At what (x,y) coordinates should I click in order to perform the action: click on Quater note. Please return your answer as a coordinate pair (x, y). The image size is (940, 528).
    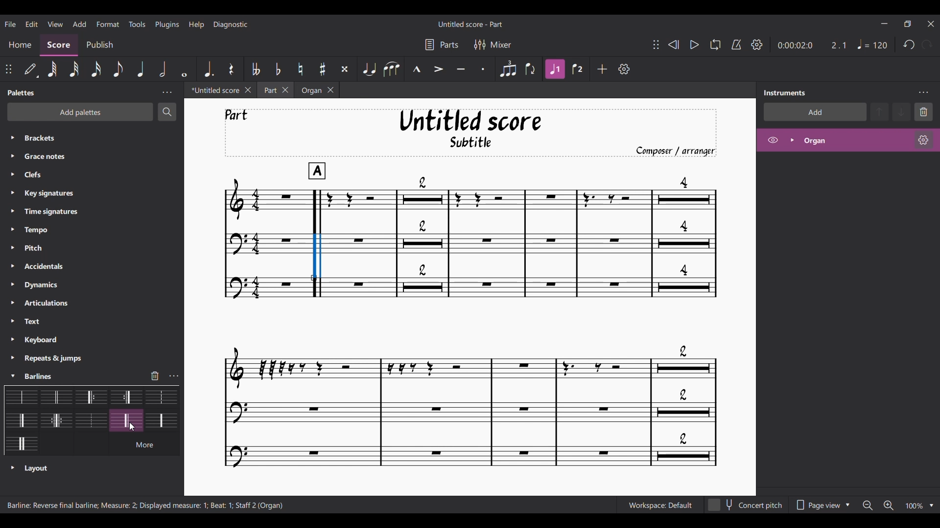
    Looking at the image, I should click on (141, 68).